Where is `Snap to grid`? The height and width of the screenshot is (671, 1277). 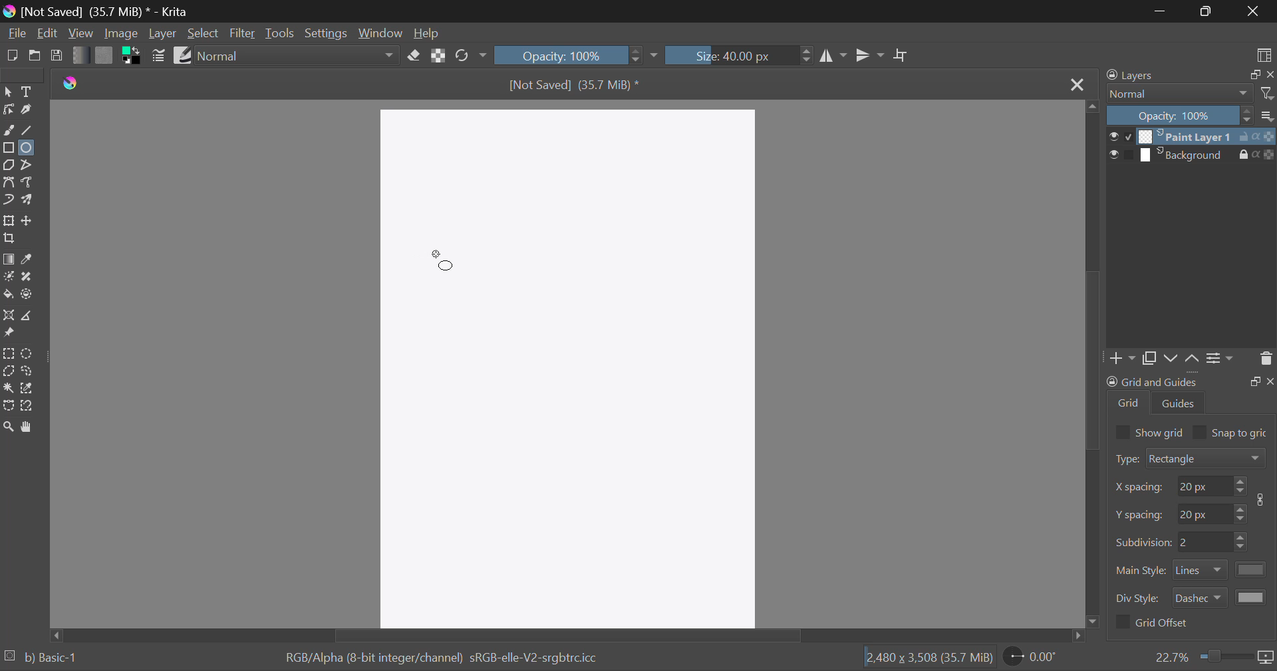
Snap to grid is located at coordinates (1233, 431).